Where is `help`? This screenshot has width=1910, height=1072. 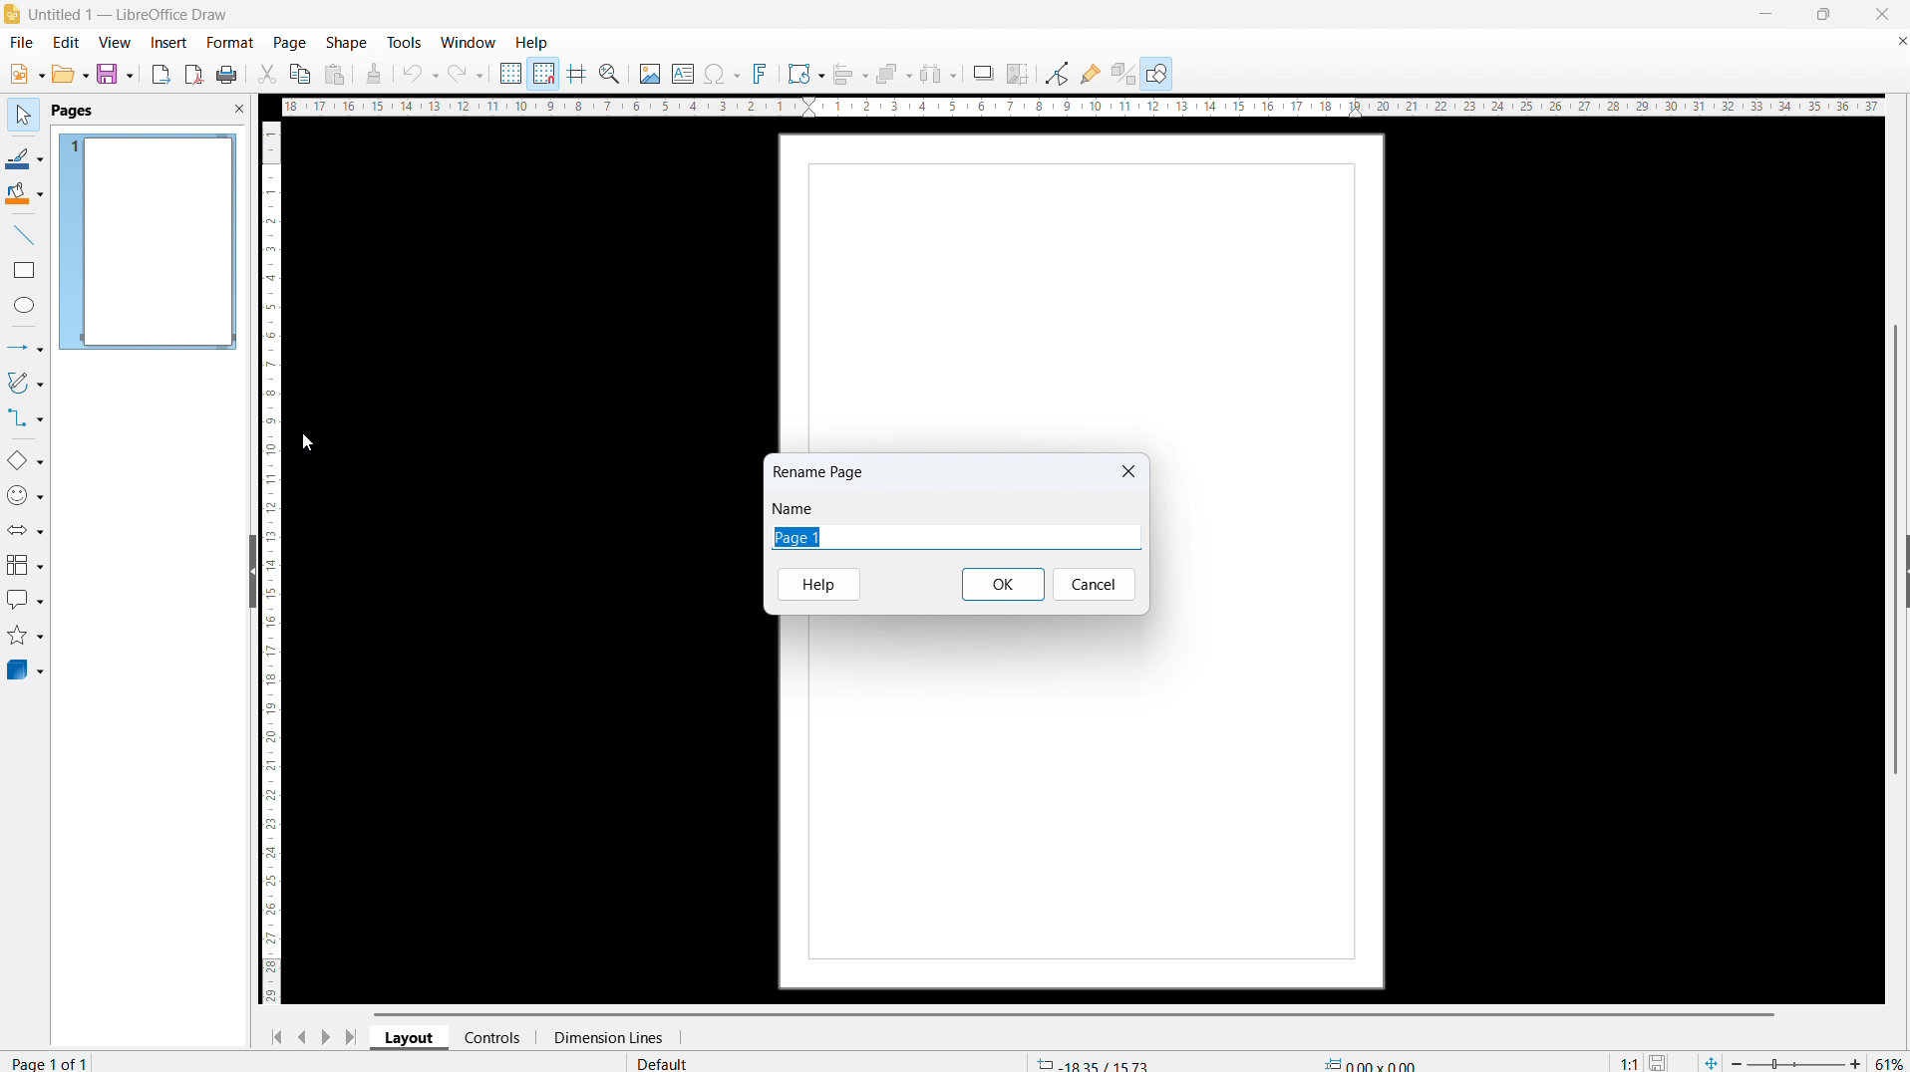
help is located at coordinates (532, 43).